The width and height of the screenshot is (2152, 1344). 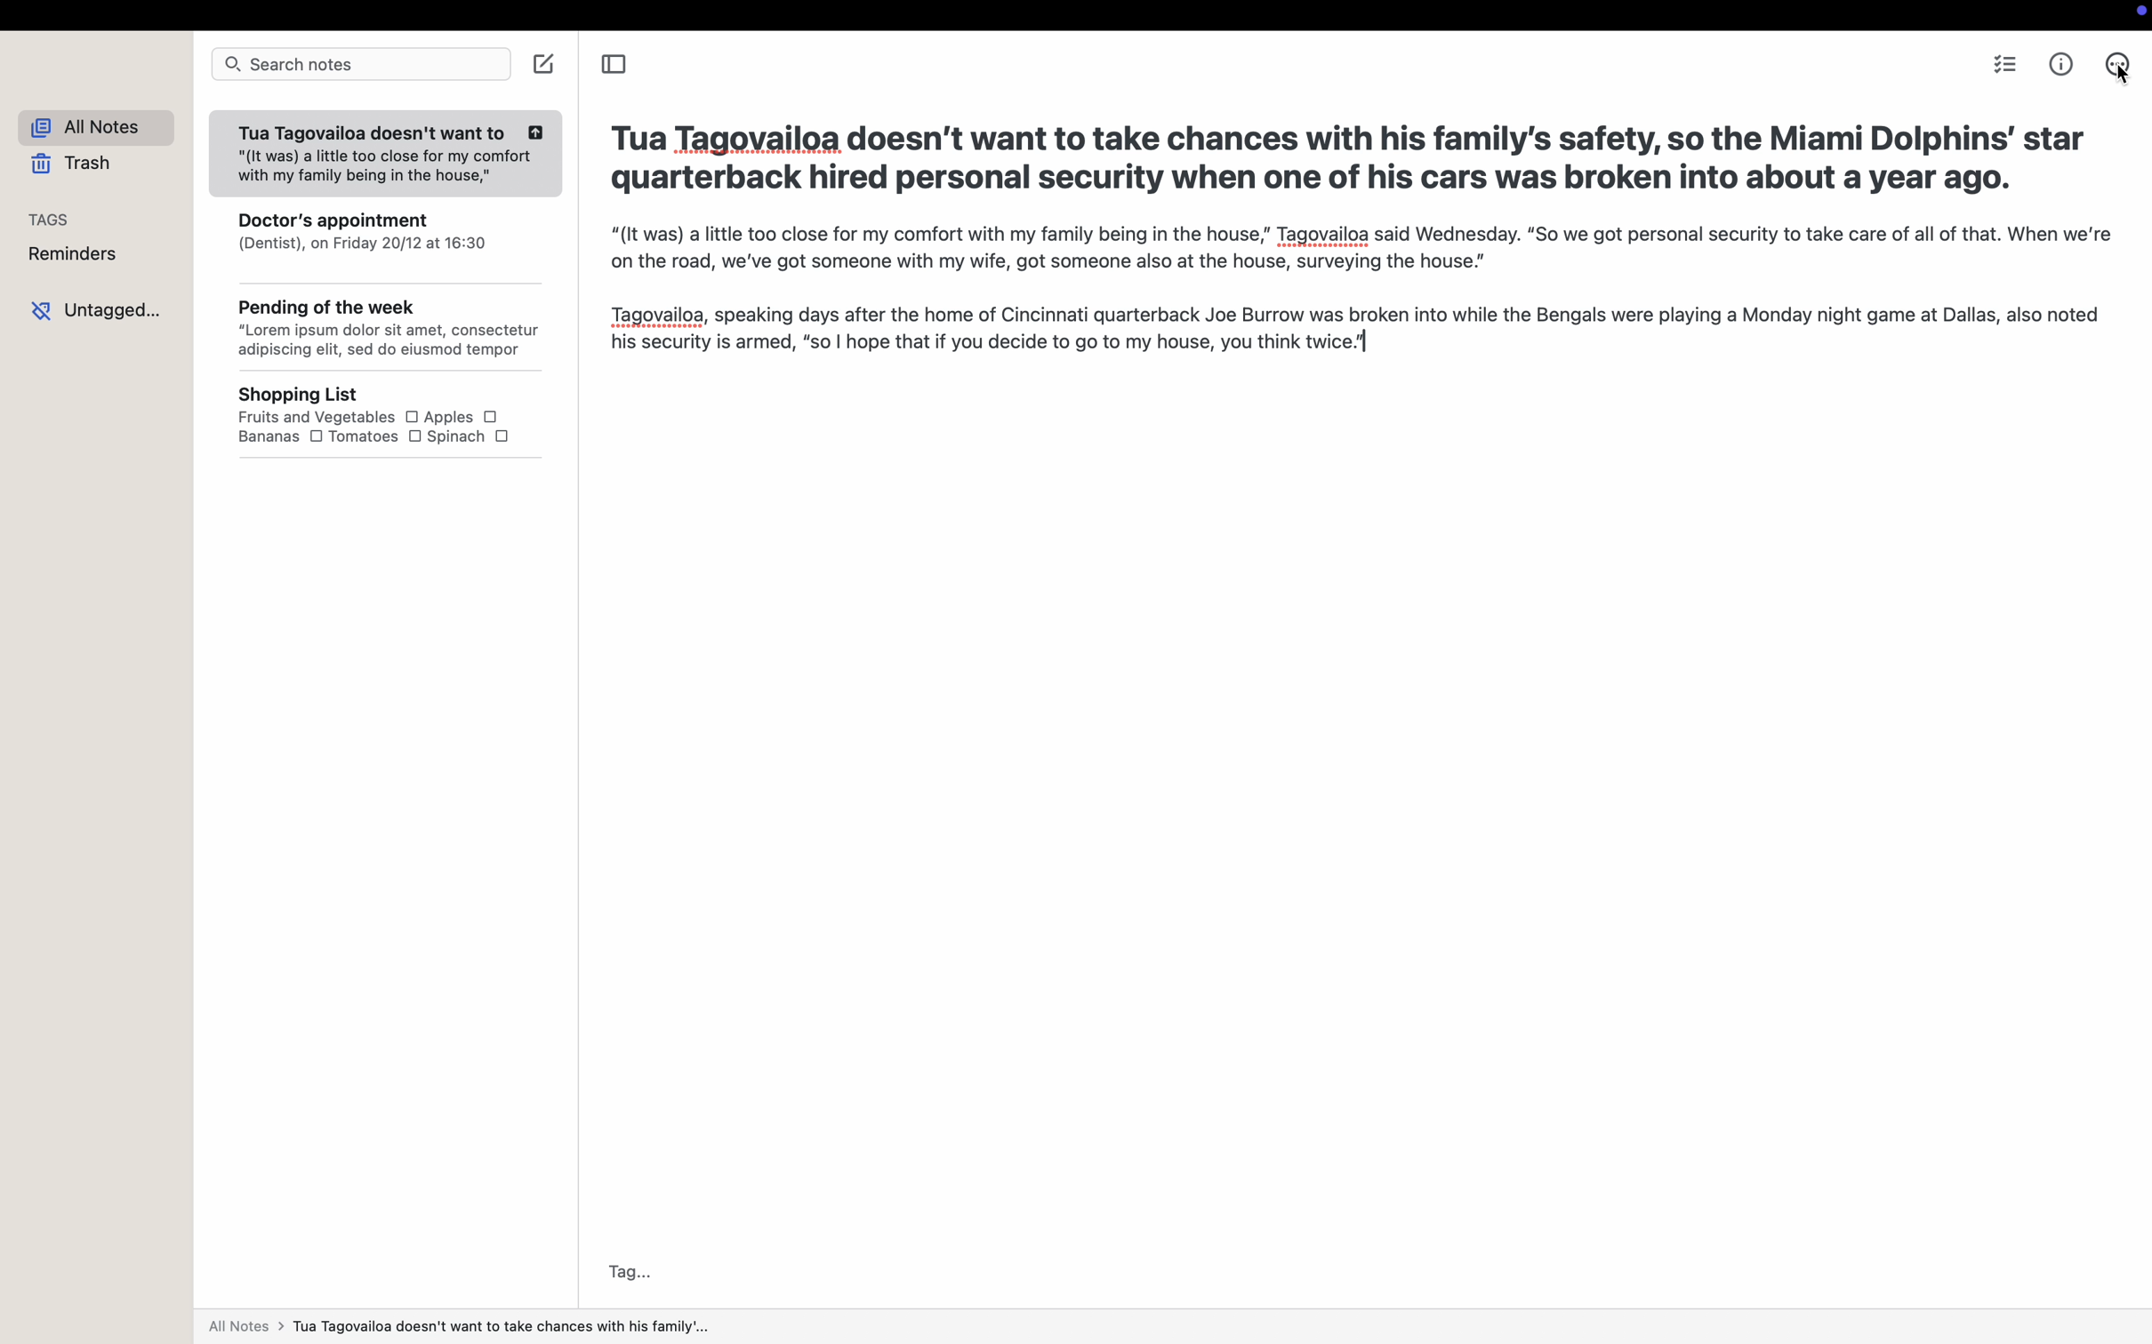 What do you see at coordinates (66, 256) in the screenshot?
I see `reminders` at bounding box center [66, 256].